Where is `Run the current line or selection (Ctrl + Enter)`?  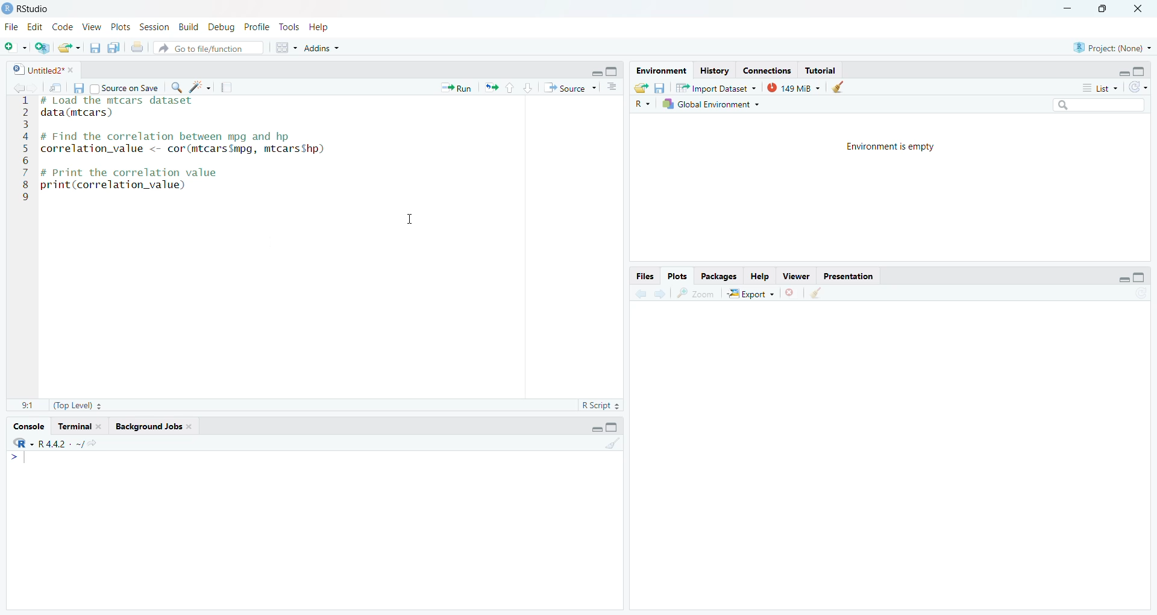
Run the current line or selection (Ctrl + Enter) is located at coordinates (457, 87).